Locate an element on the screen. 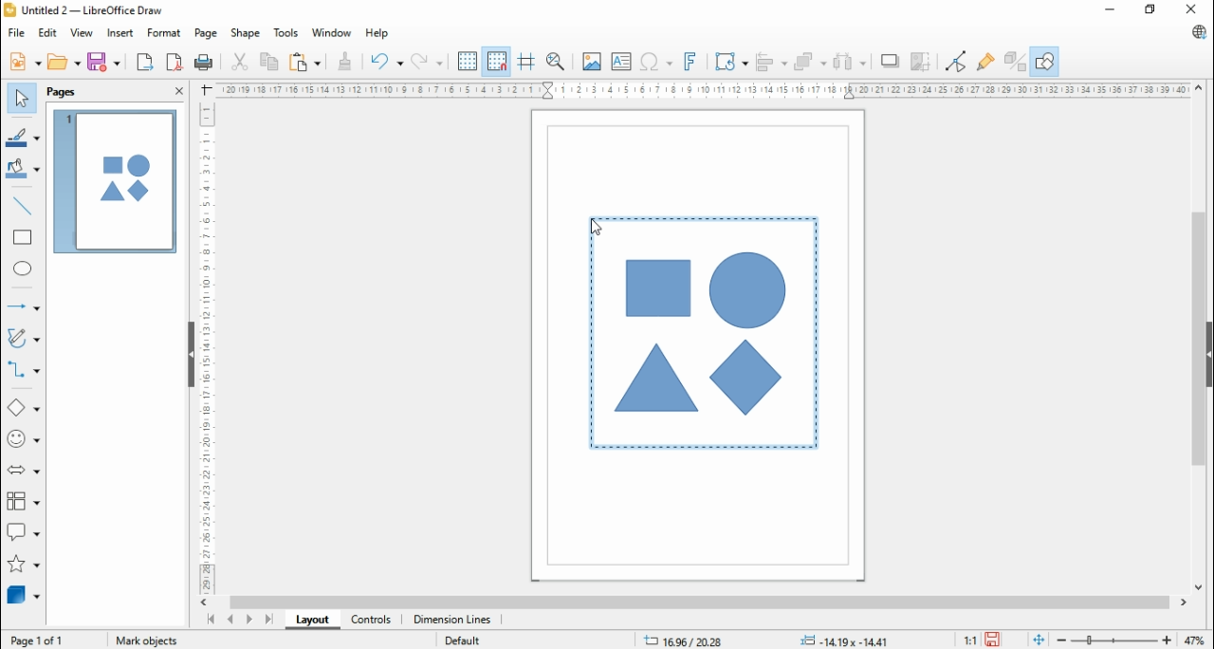 The height and width of the screenshot is (649, 1214). callout shapes is located at coordinates (24, 531).